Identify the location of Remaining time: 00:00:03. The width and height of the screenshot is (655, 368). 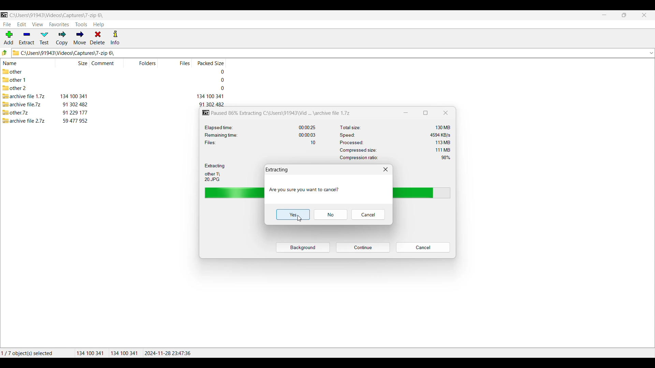
(261, 135).